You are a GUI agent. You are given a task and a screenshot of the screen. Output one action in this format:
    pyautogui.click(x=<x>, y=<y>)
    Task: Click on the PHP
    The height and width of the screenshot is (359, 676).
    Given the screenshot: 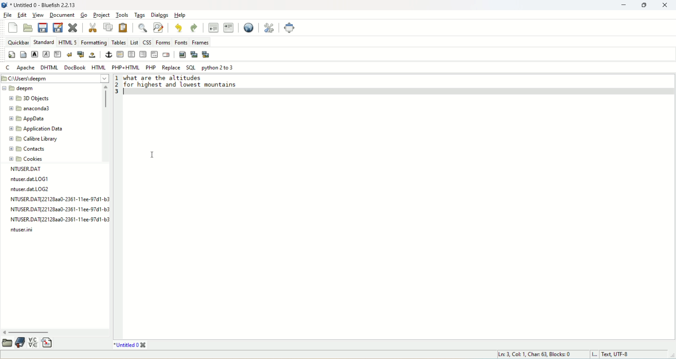 What is the action you would take?
    pyautogui.click(x=150, y=67)
    